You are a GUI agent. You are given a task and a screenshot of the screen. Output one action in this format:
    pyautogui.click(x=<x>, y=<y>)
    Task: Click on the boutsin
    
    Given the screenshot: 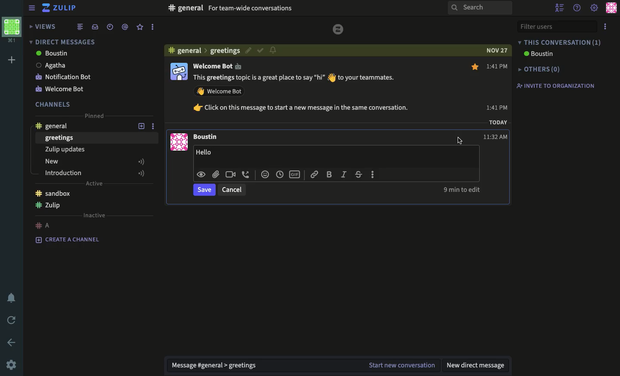 What is the action you would take?
    pyautogui.click(x=53, y=53)
    